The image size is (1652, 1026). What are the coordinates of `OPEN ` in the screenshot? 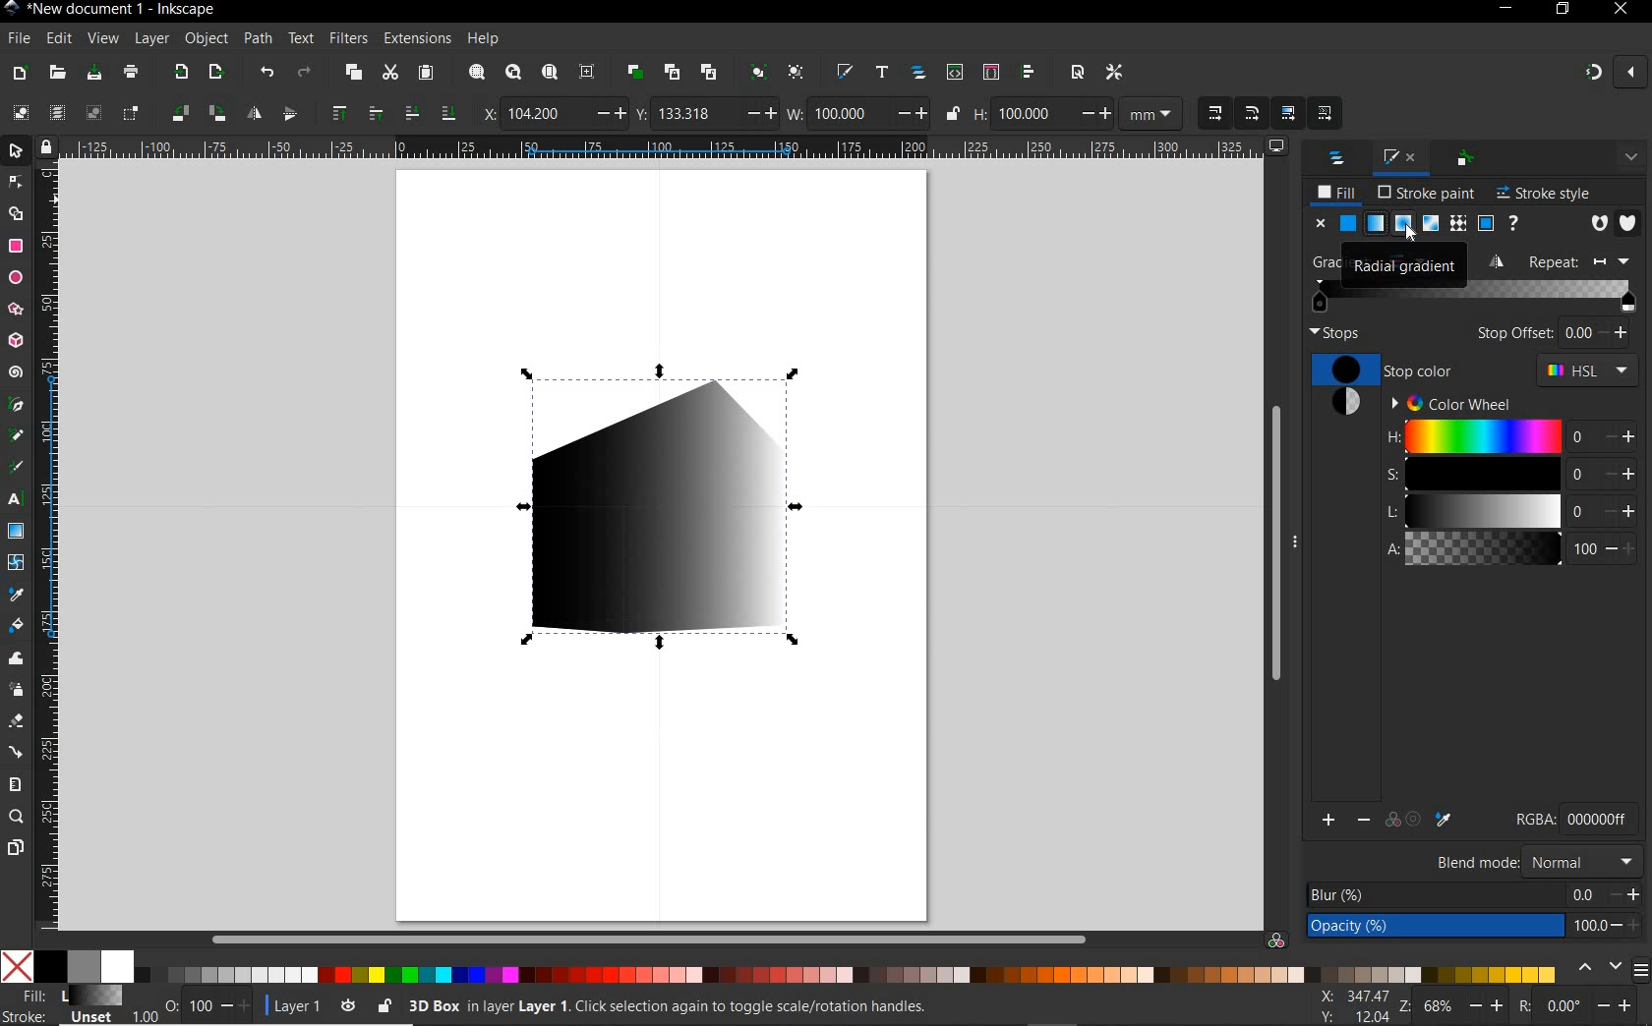 It's located at (56, 74).